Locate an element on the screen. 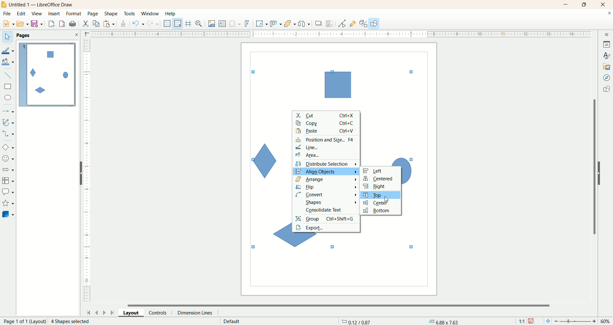 The width and height of the screenshot is (613, 325). scale factor is located at coordinates (522, 321).